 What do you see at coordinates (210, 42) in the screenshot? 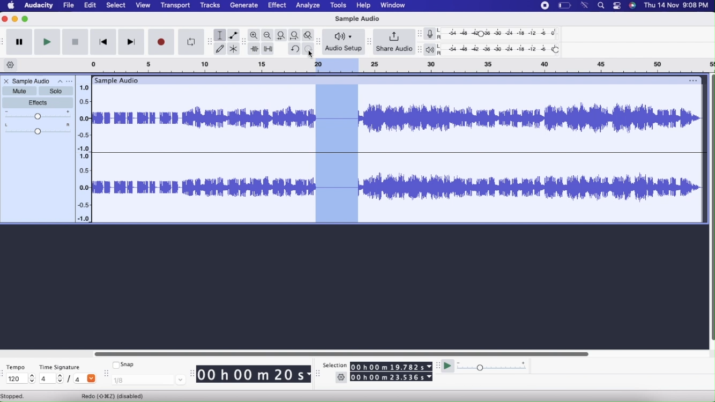
I see `move toolbar` at bounding box center [210, 42].